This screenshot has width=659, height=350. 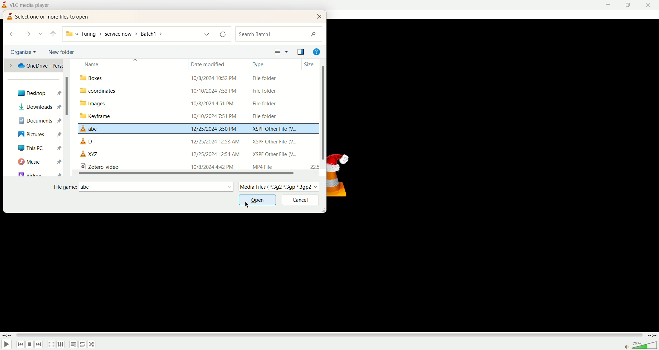 What do you see at coordinates (37, 93) in the screenshot?
I see `desktop` at bounding box center [37, 93].